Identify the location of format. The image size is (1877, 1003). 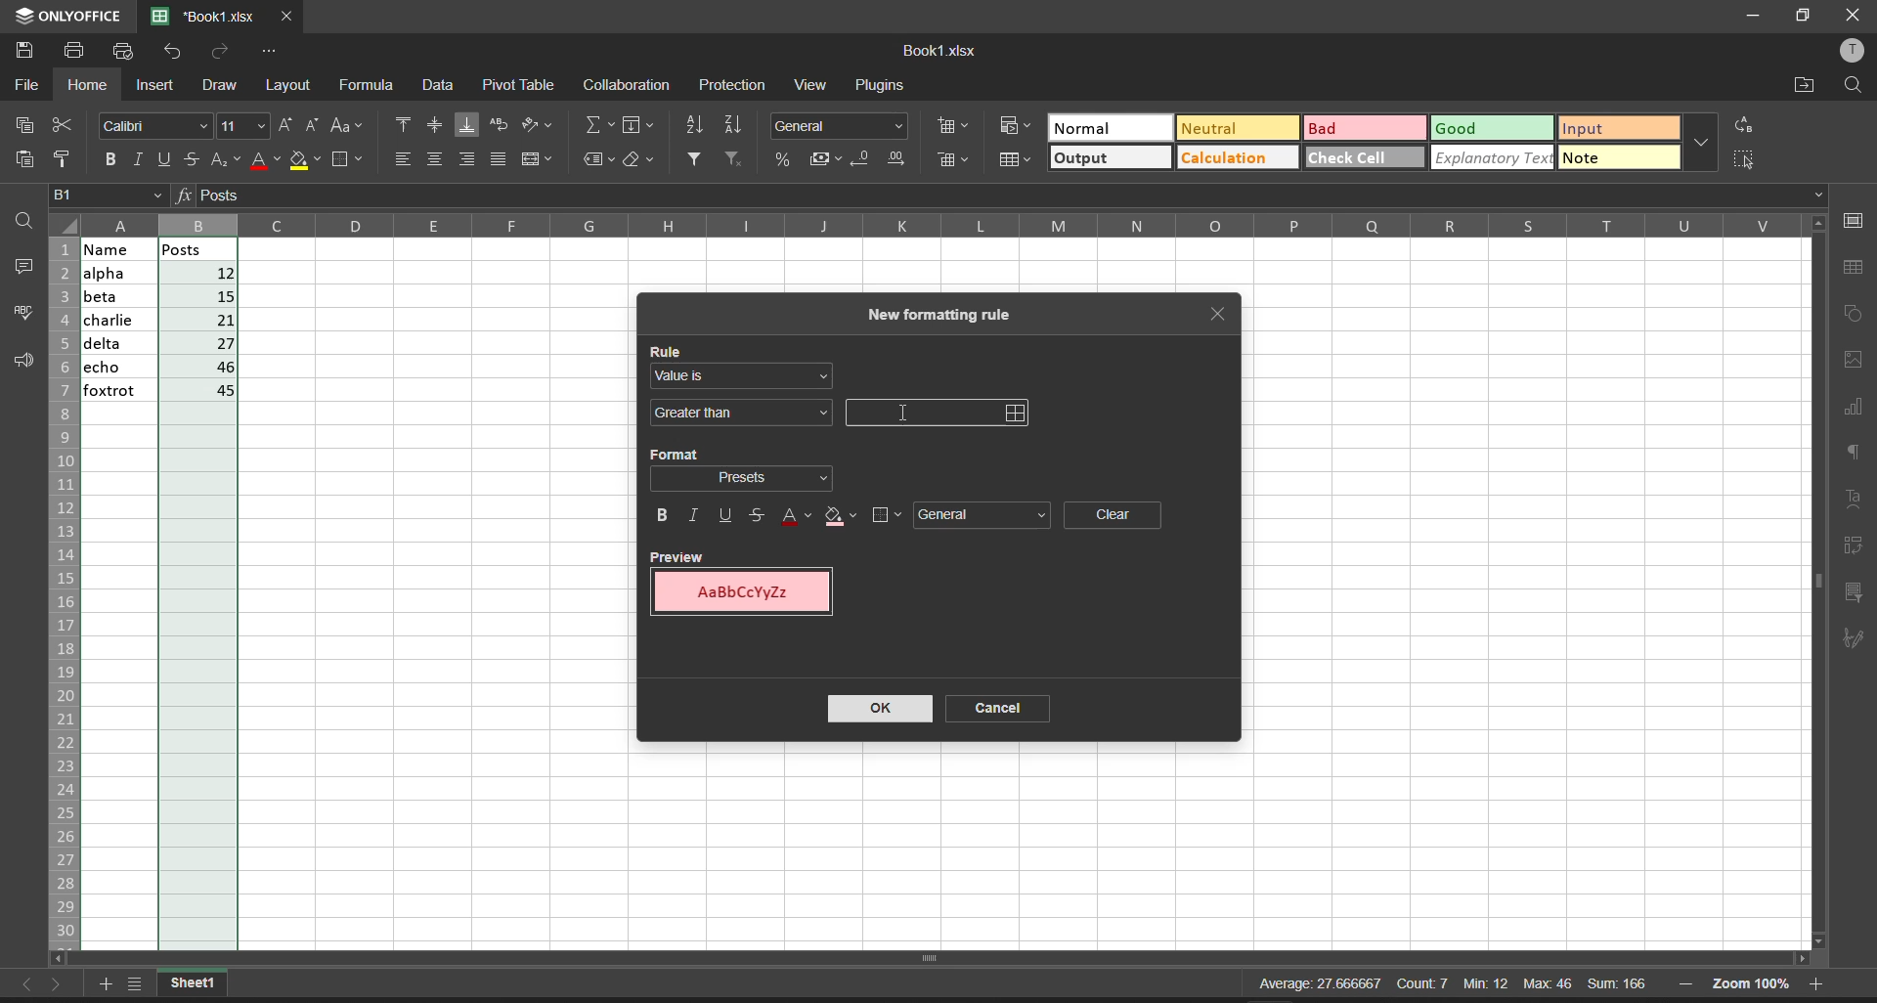
(673, 455).